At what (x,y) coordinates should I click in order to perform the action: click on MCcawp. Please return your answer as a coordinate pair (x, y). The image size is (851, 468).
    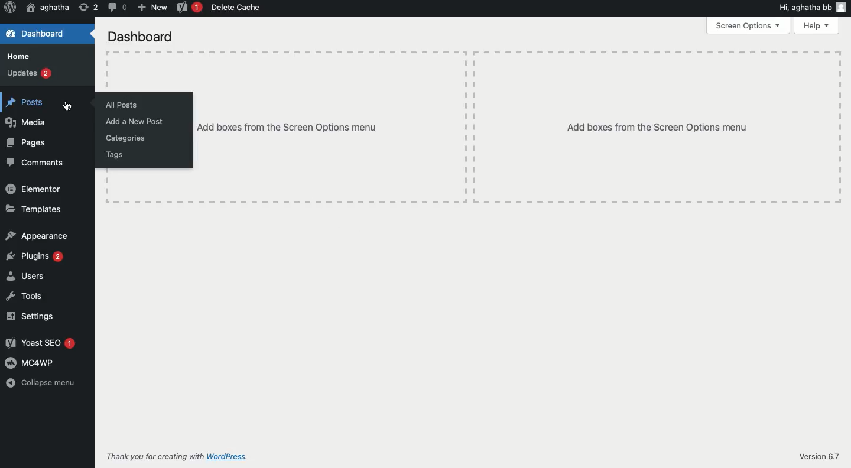
    Looking at the image, I should click on (30, 363).